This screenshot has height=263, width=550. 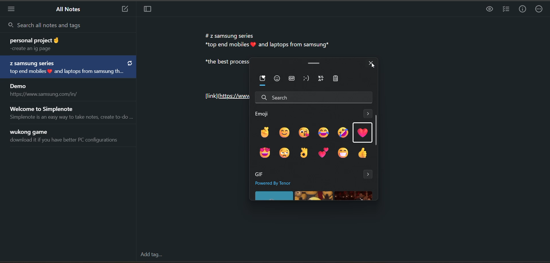 I want to click on emoji 10, so click(x=323, y=152).